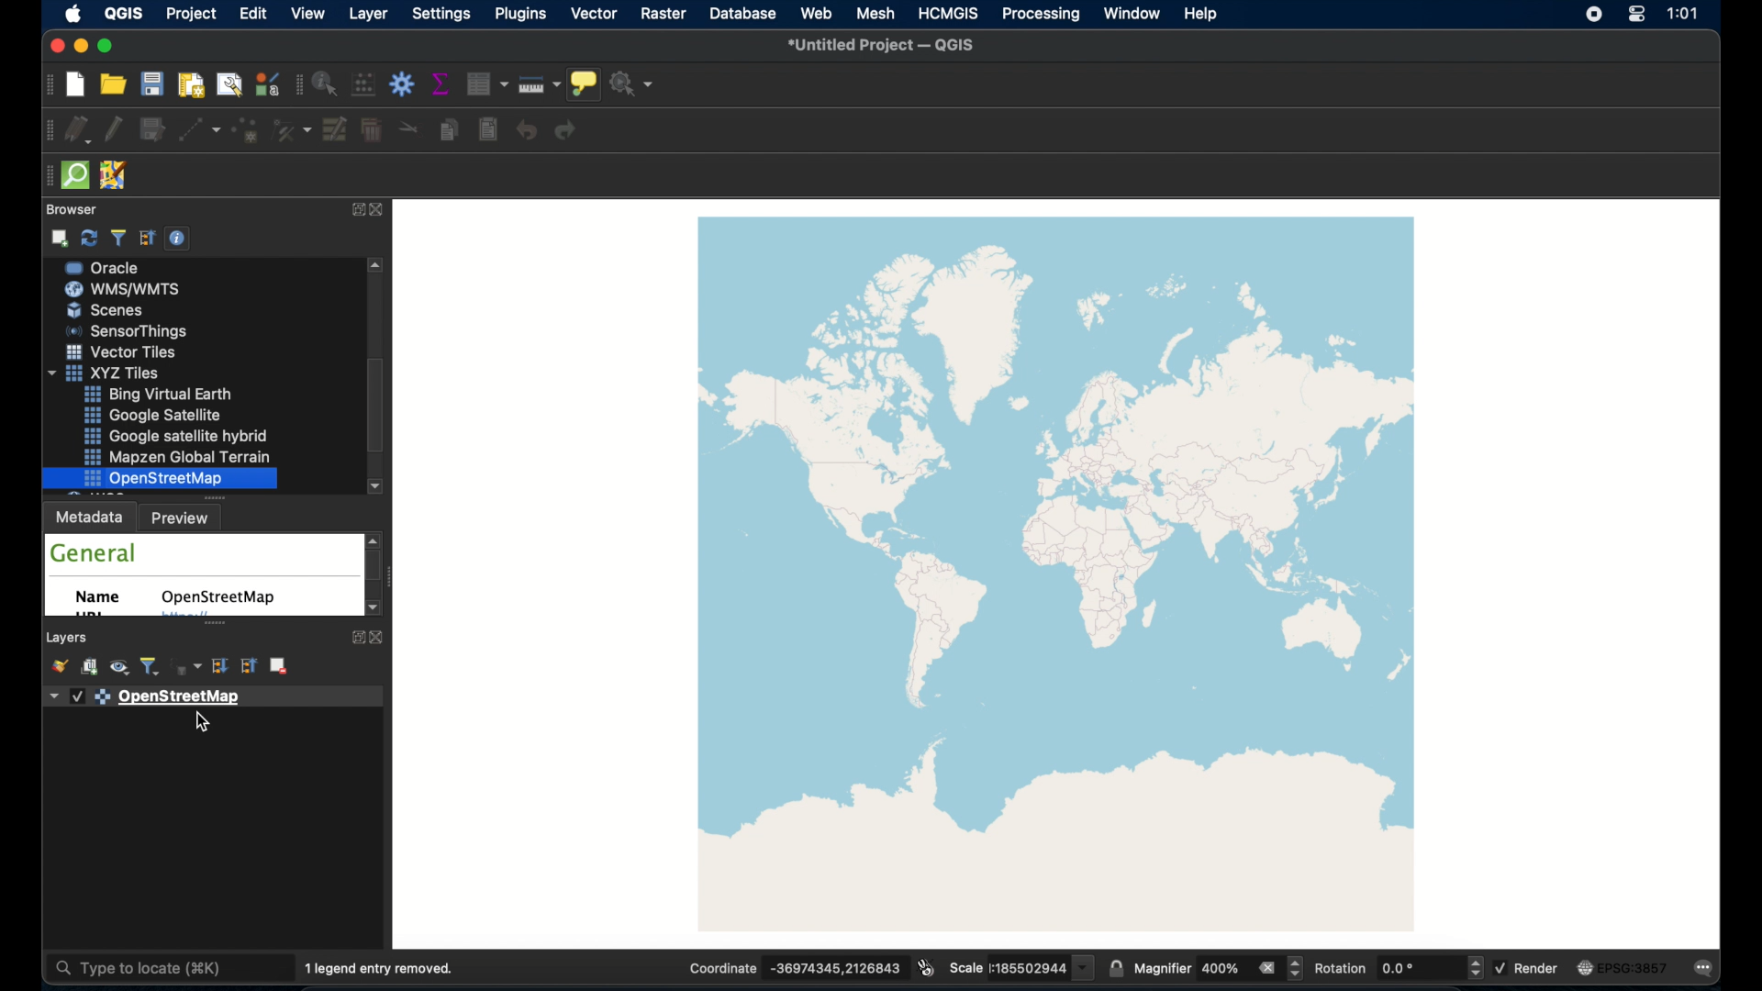 The width and height of the screenshot is (1762, 991). I want to click on enable/disable properties widget, so click(177, 238).